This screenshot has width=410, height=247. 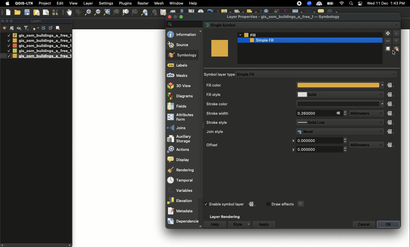 I want to click on Style, so click(x=237, y=224).